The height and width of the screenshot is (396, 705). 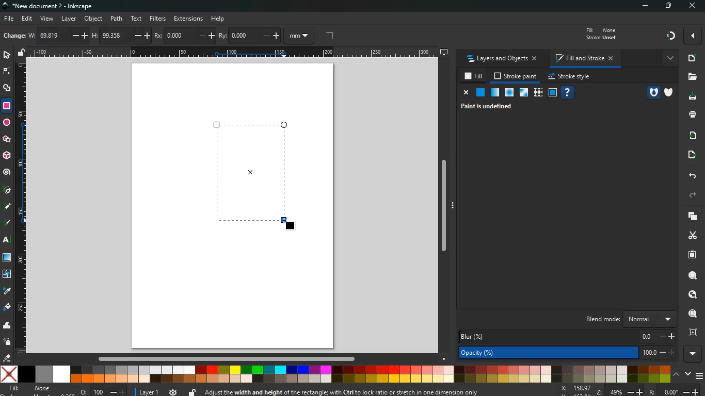 I want to click on close, so click(x=465, y=93).